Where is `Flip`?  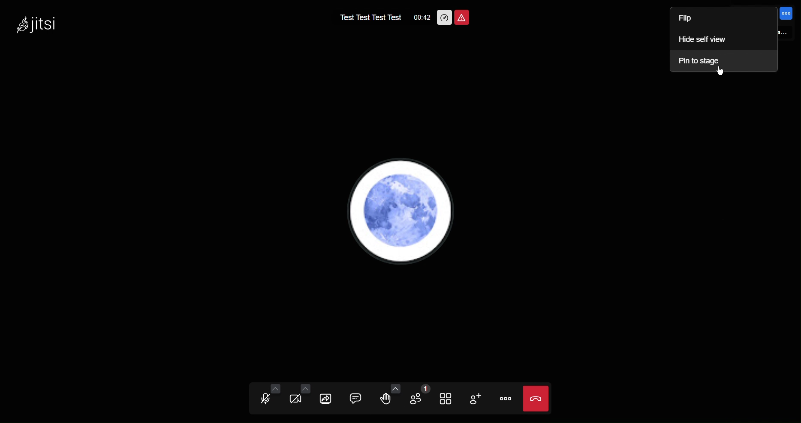 Flip is located at coordinates (695, 20).